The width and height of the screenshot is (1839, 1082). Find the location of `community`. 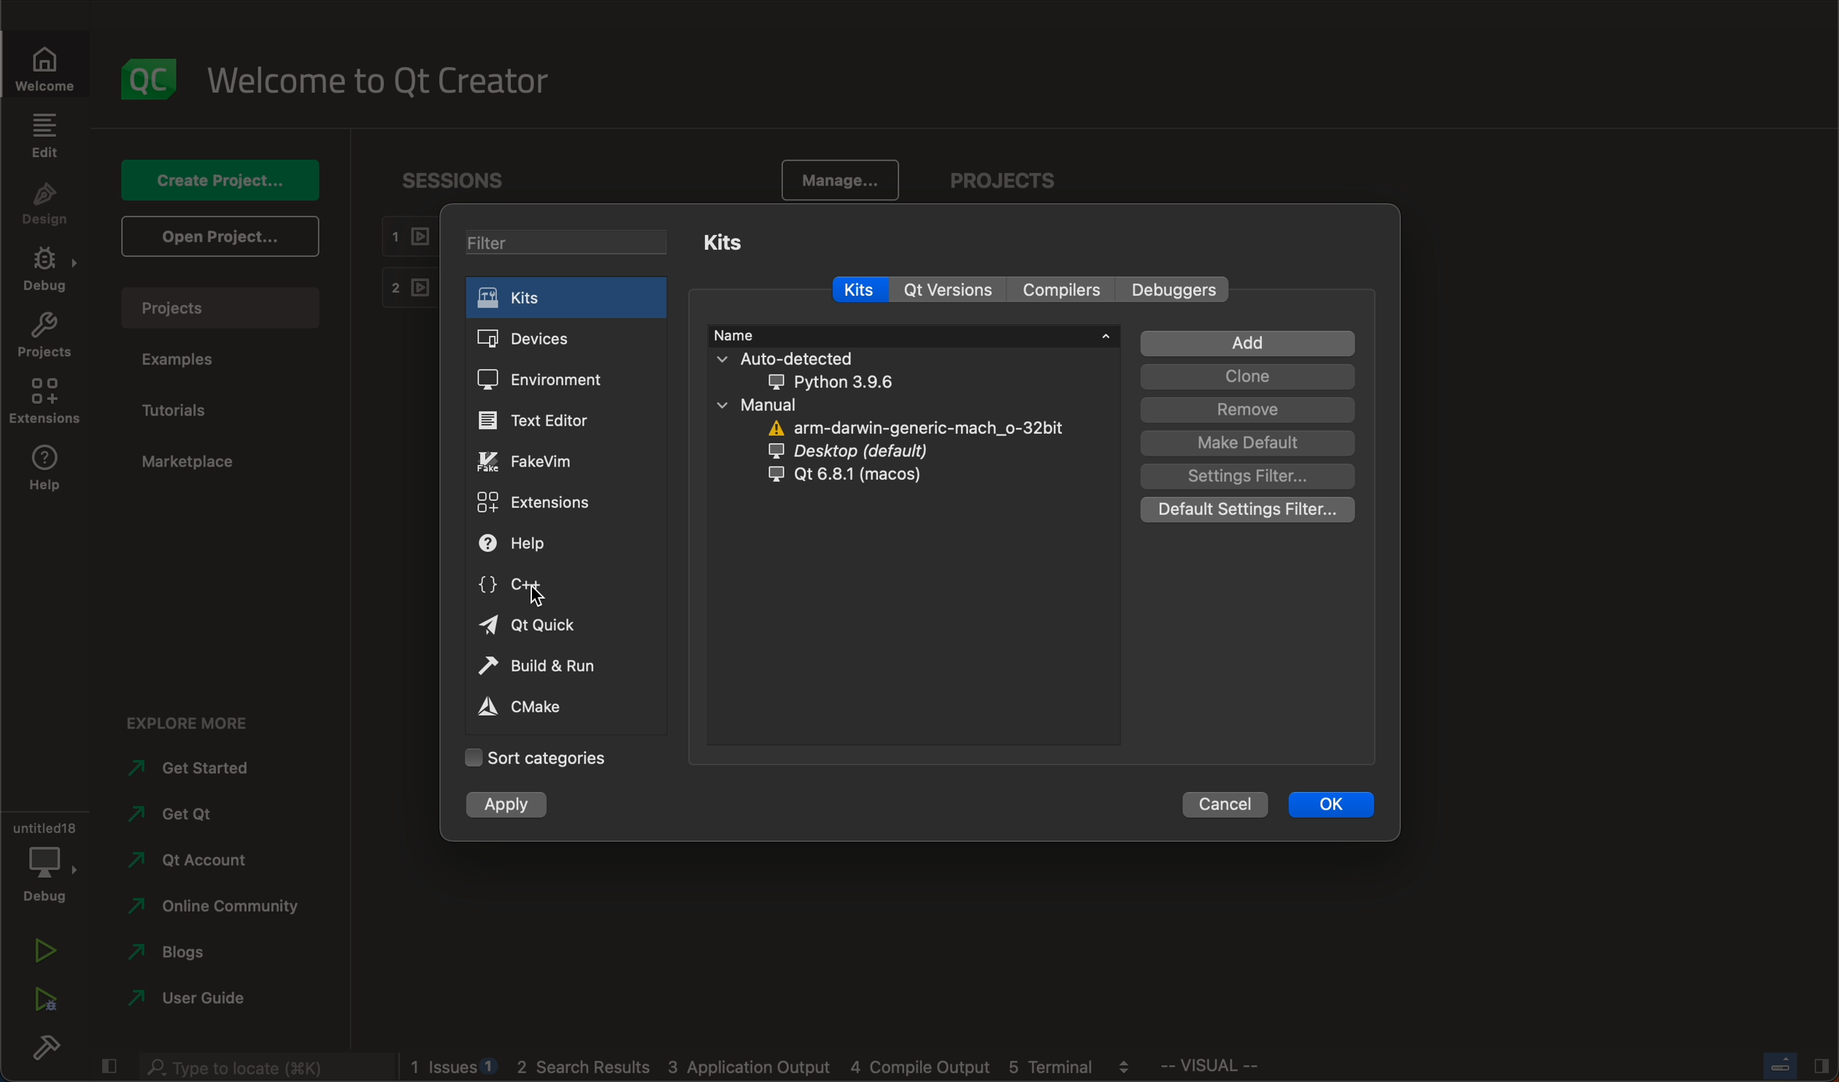

community is located at coordinates (214, 909).